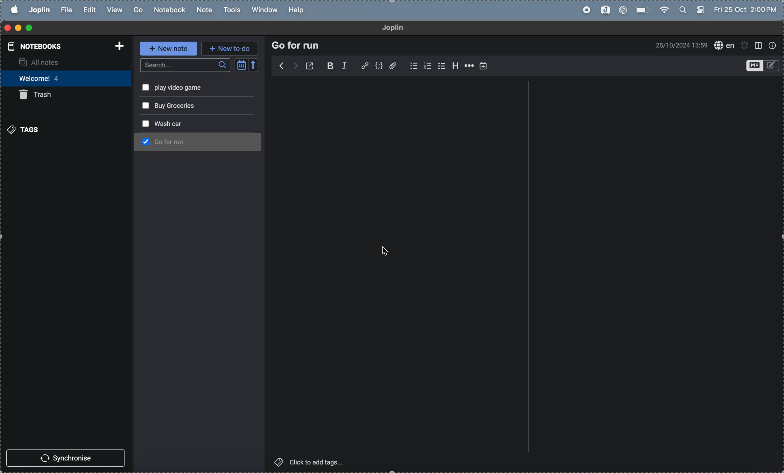  I want to click on code, so click(380, 67).